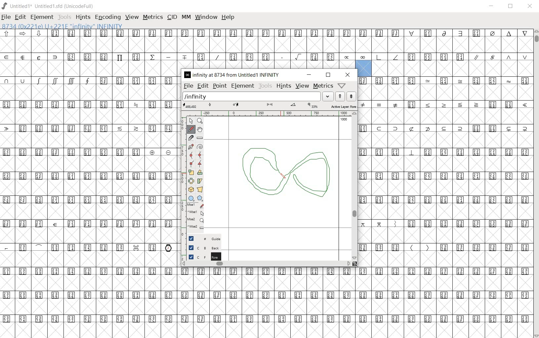 Image resolution: width=539 pixels, height=338 pixels. Describe the element at coordinates (266, 271) in the screenshot. I see `Unicode code points` at that location.